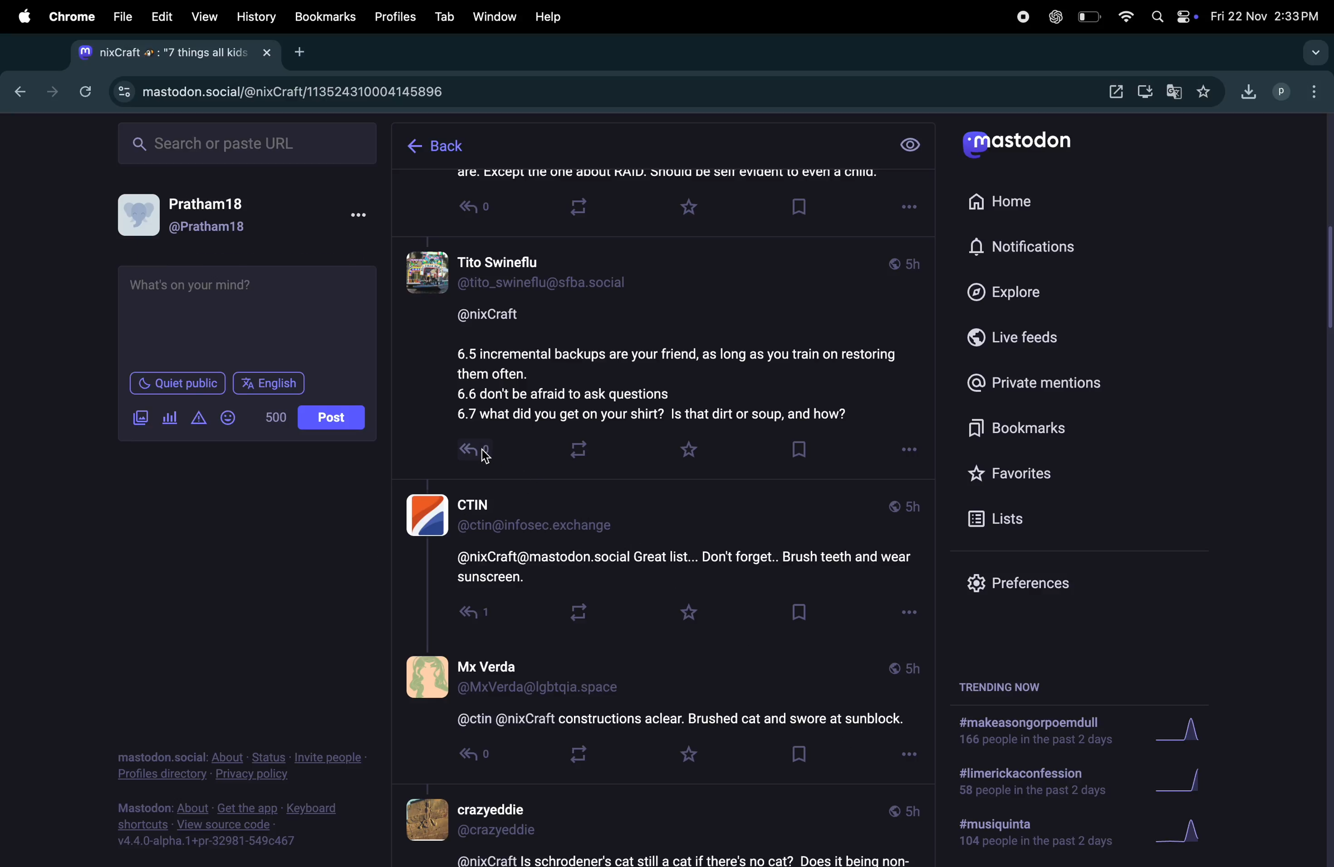 The height and width of the screenshot is (867, 1334). What do you see at coordinates (70, 16) in the screenshot?
I see `chrome` at bounding box center [70, 16].